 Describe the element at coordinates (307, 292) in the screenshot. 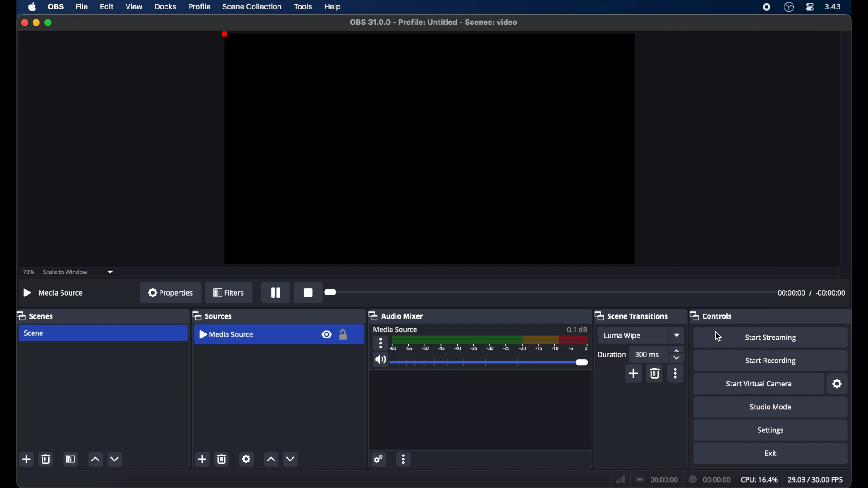

I see `stop` at that location.